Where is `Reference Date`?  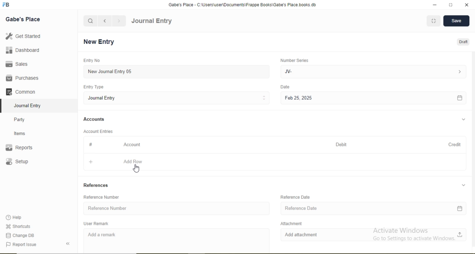
Reference Date is located at coordinates (295, 197).